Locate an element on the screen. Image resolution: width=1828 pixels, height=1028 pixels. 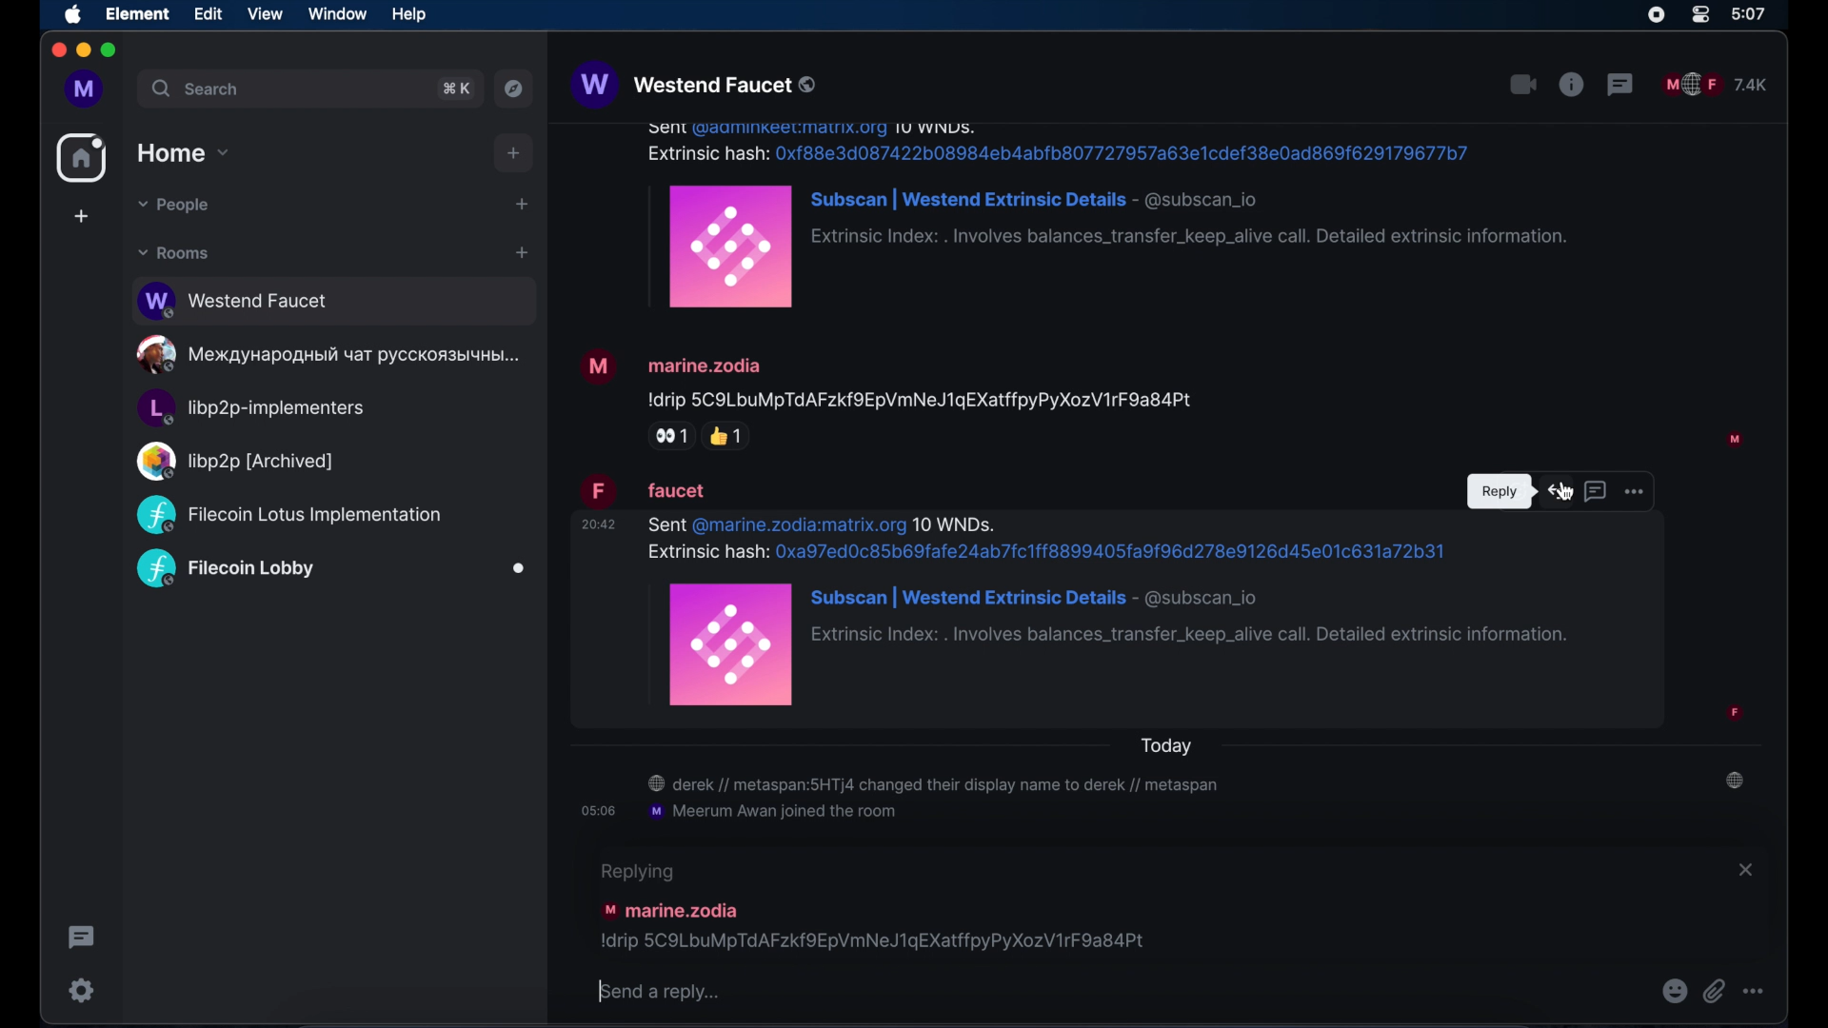
message is located at coordinates (1169, 400).